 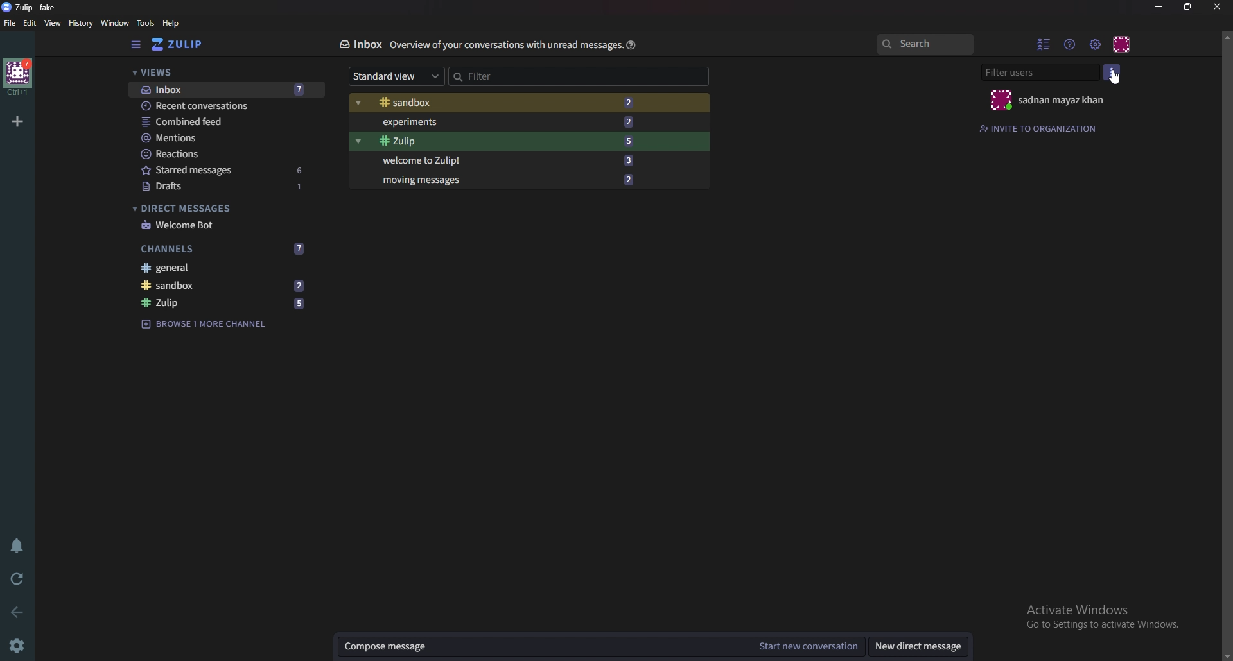 What do you see at coordinates (54, 24) in the screenshot?
I see `view` at bounding box center [54, 24].